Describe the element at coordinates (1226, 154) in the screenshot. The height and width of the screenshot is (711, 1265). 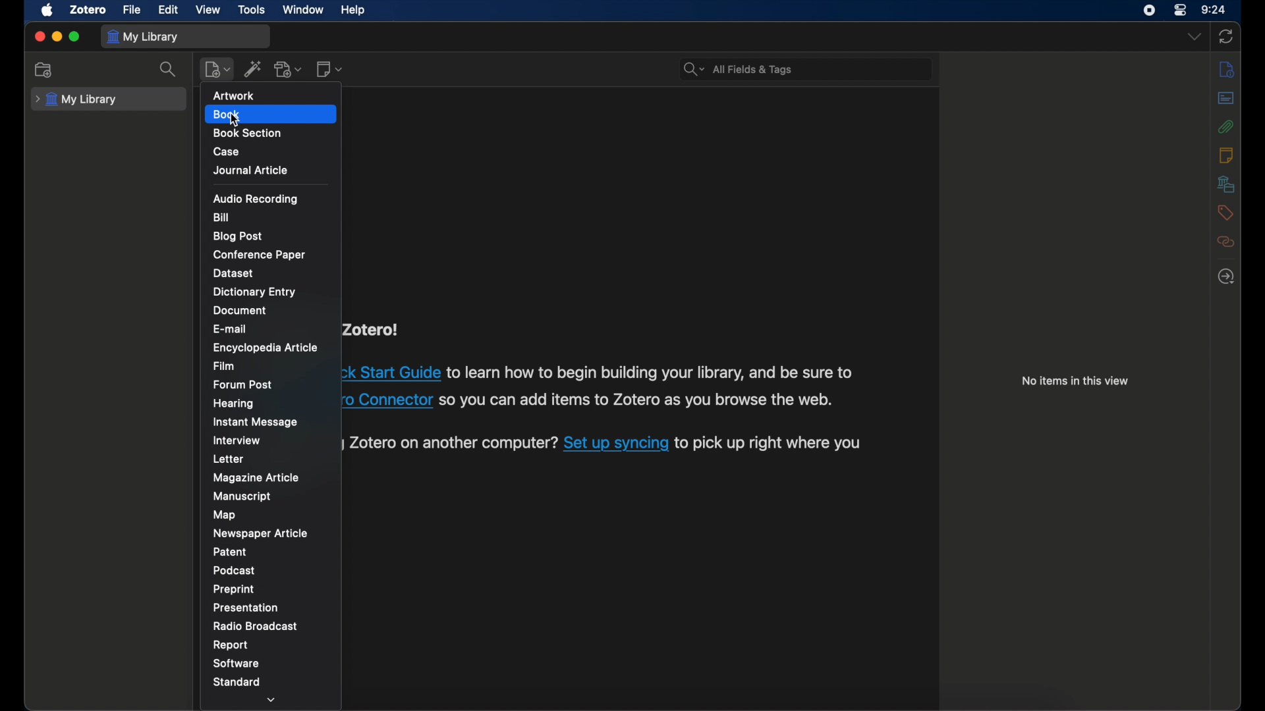
I see `notes` at that location.